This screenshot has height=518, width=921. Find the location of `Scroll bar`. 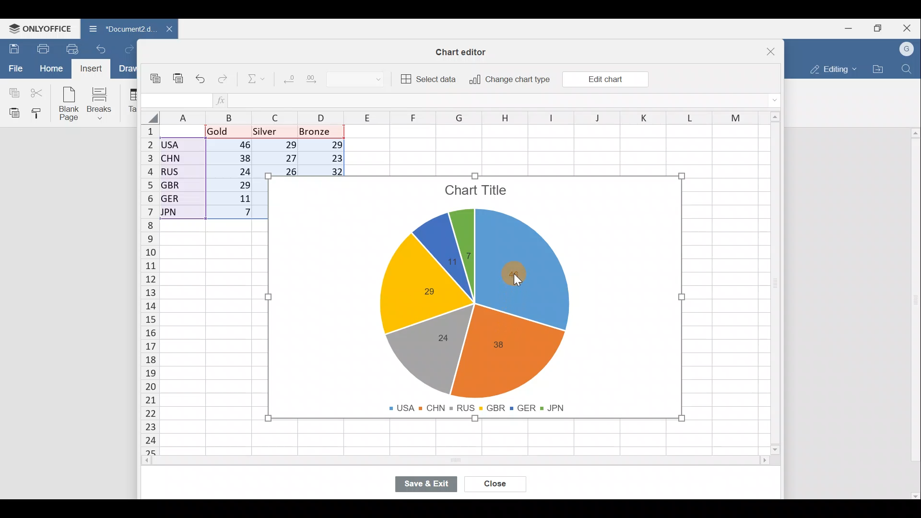

Scroll bar is located at coordinates (912, 310).